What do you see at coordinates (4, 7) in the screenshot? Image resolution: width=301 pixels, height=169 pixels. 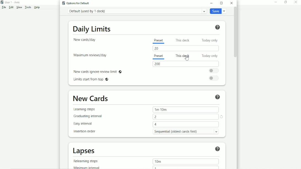 I see `File` at bounding box center [4, 7].